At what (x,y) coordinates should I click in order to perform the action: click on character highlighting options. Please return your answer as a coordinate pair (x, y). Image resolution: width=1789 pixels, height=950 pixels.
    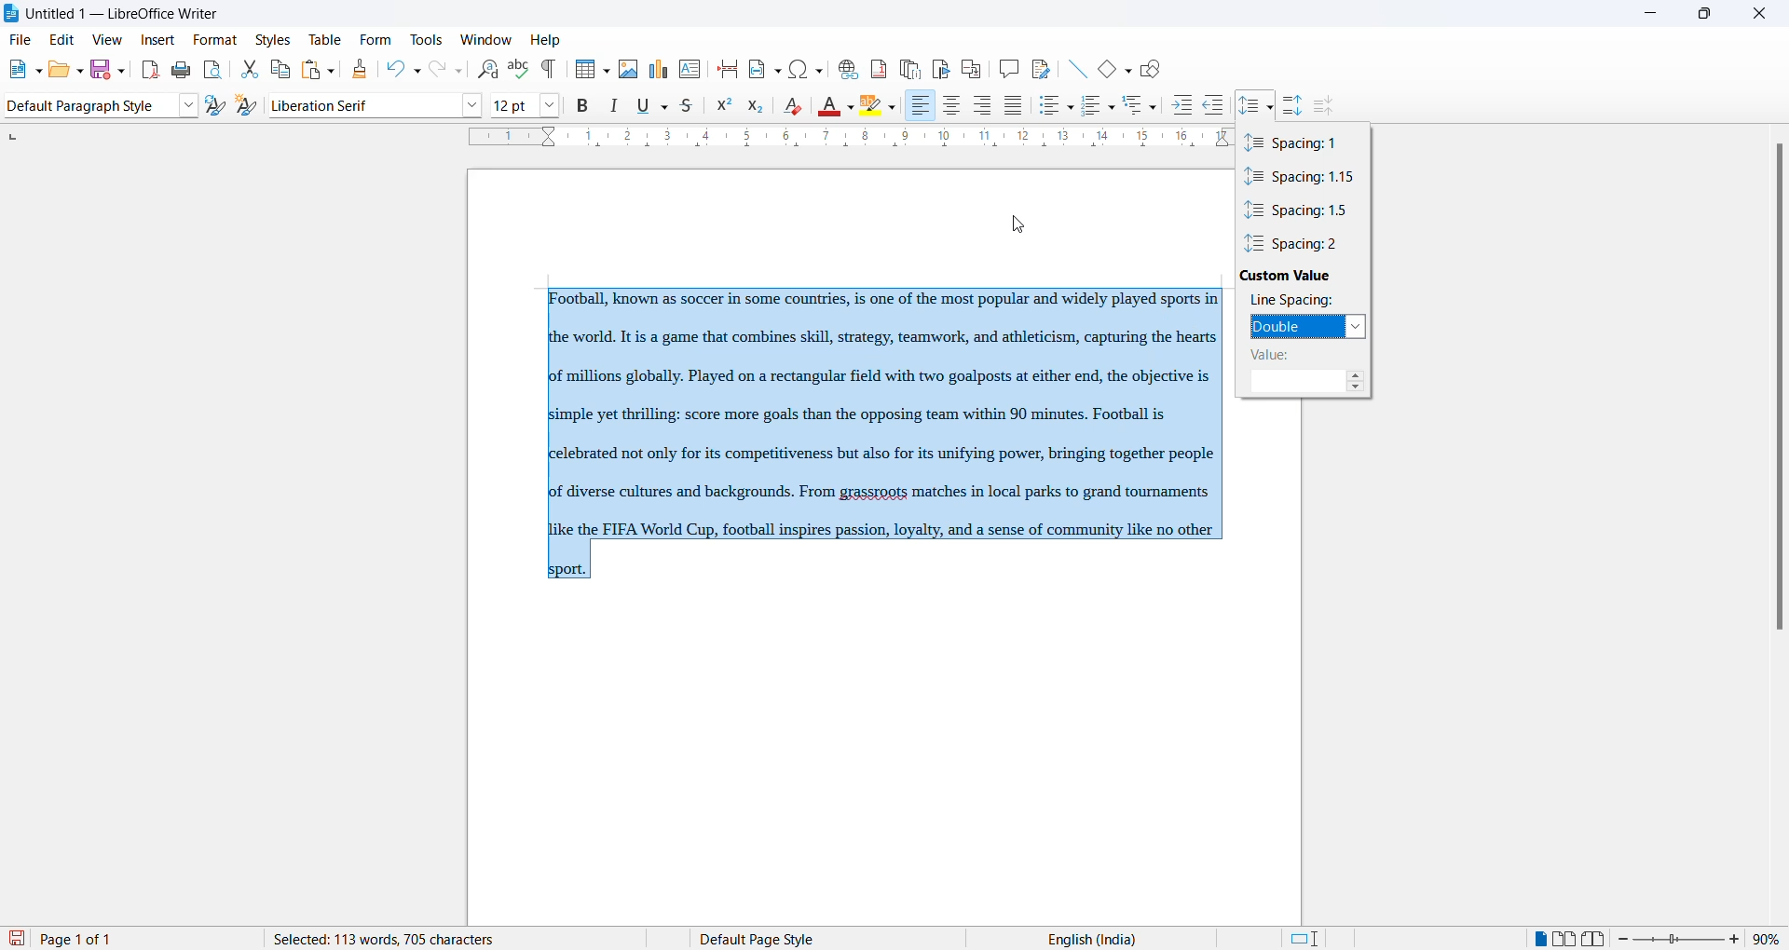
    Looking at the image, I should click on (894, 107).